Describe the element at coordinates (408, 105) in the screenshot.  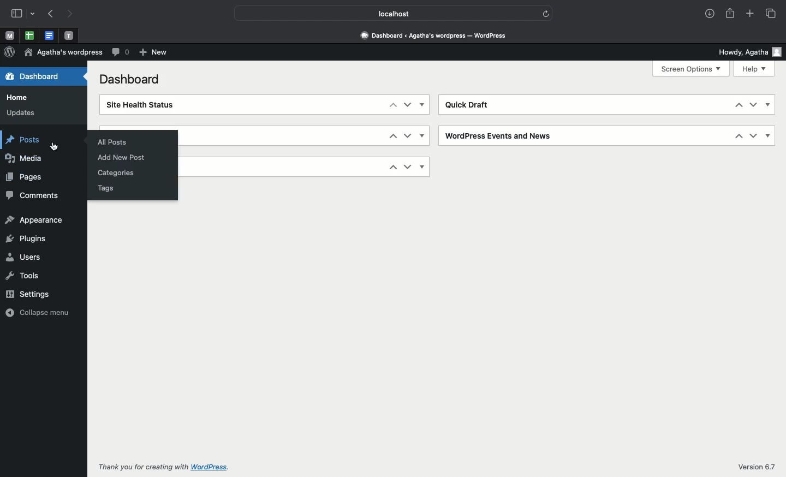
I see `Down` at that location.